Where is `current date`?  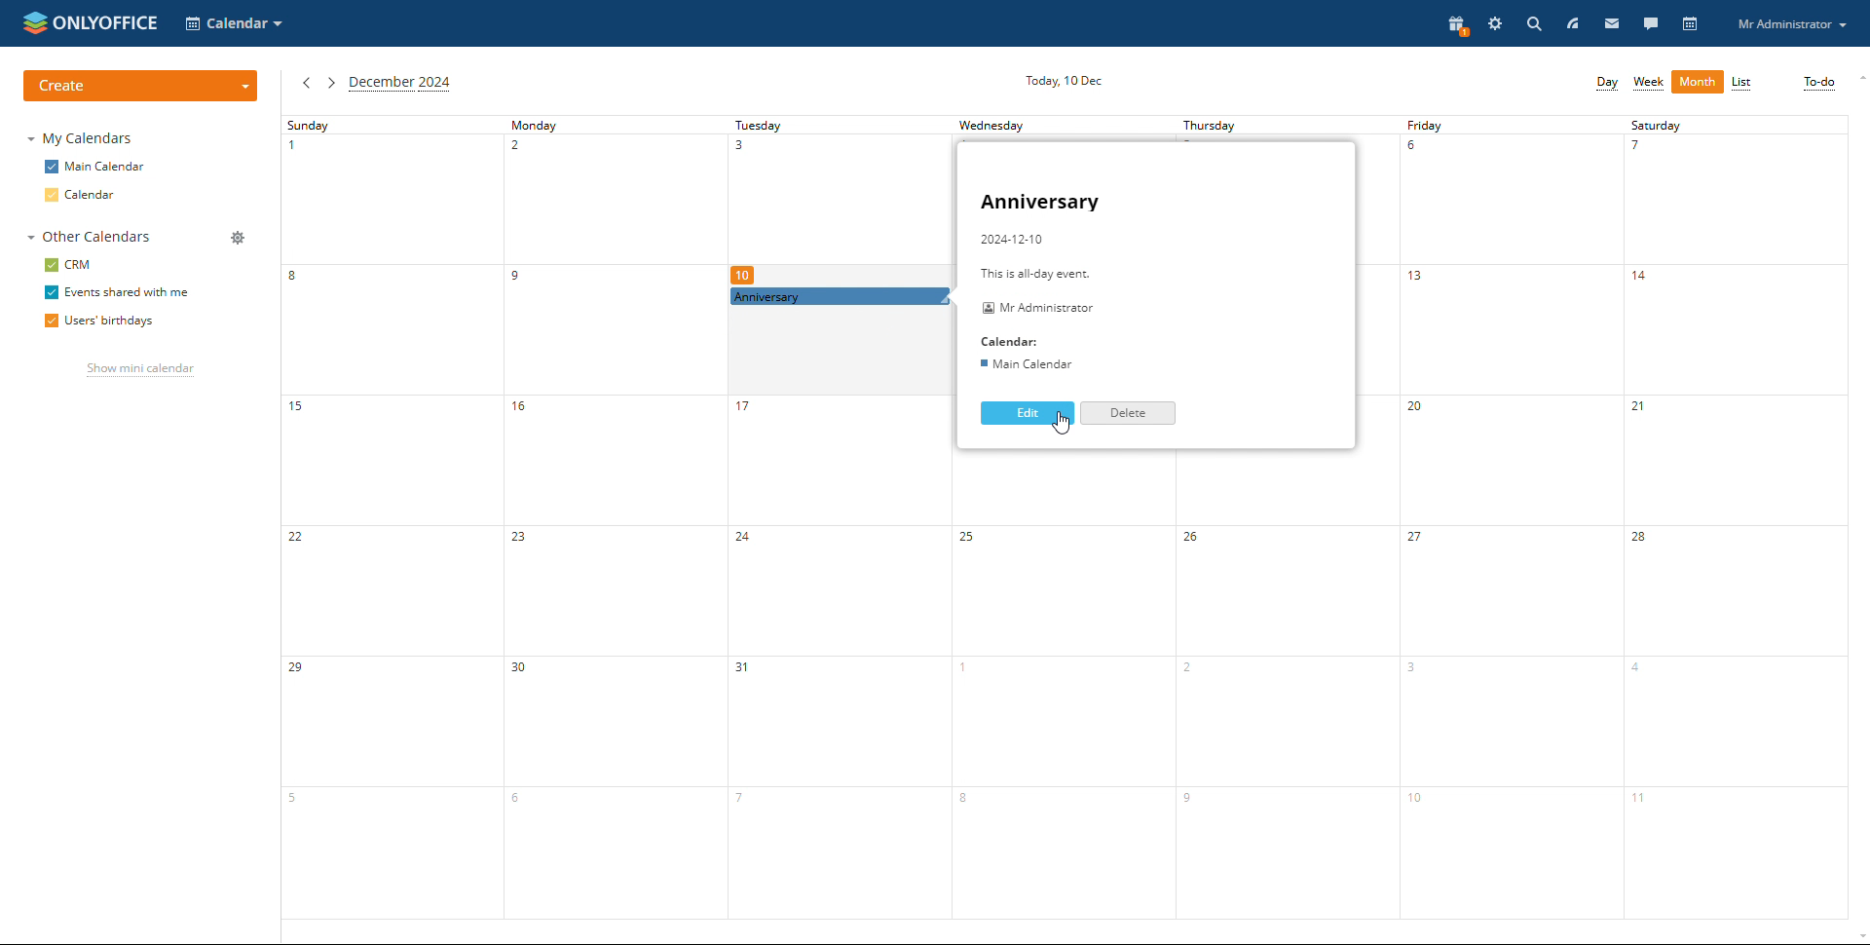 current date is located at coordinates (1067, 79).